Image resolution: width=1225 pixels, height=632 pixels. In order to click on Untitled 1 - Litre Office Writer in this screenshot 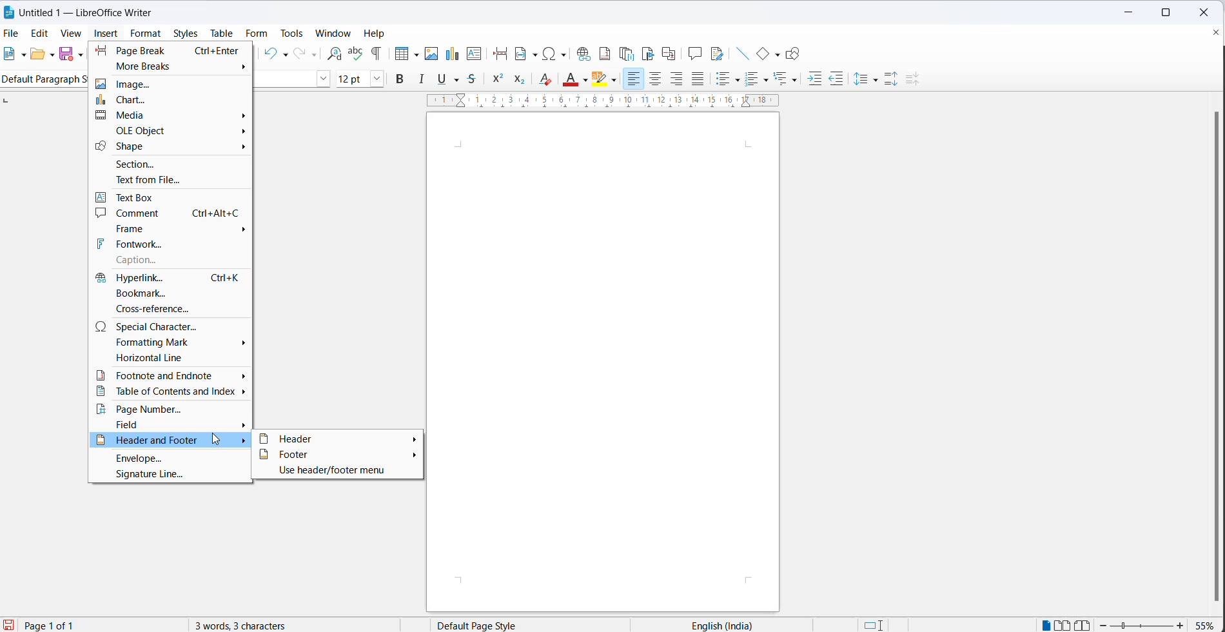, I will do `click(85, 12)`.